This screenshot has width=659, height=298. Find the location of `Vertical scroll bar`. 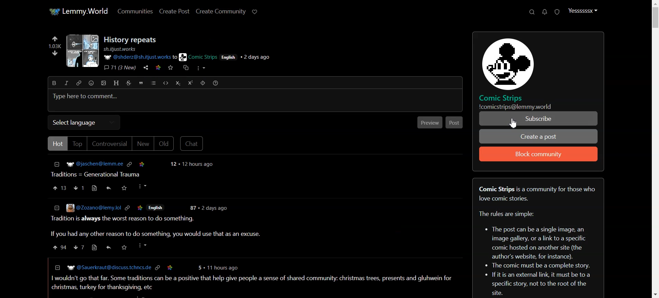

Vertical scroll bar is located at coordinates (655, 149).